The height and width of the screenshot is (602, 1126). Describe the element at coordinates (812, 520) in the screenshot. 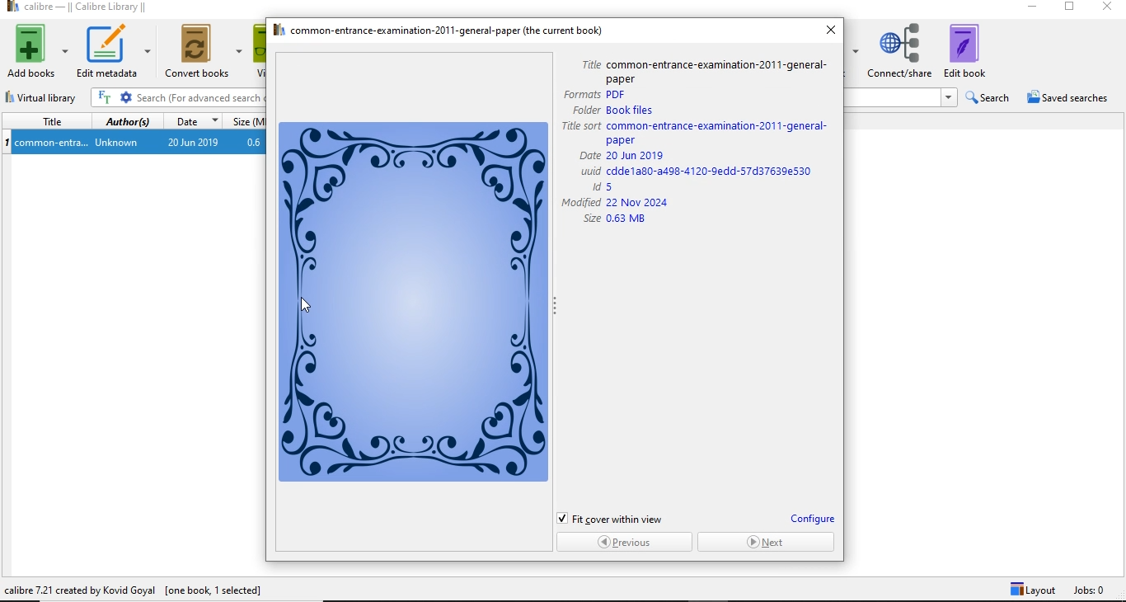

I see `configure` at that location.